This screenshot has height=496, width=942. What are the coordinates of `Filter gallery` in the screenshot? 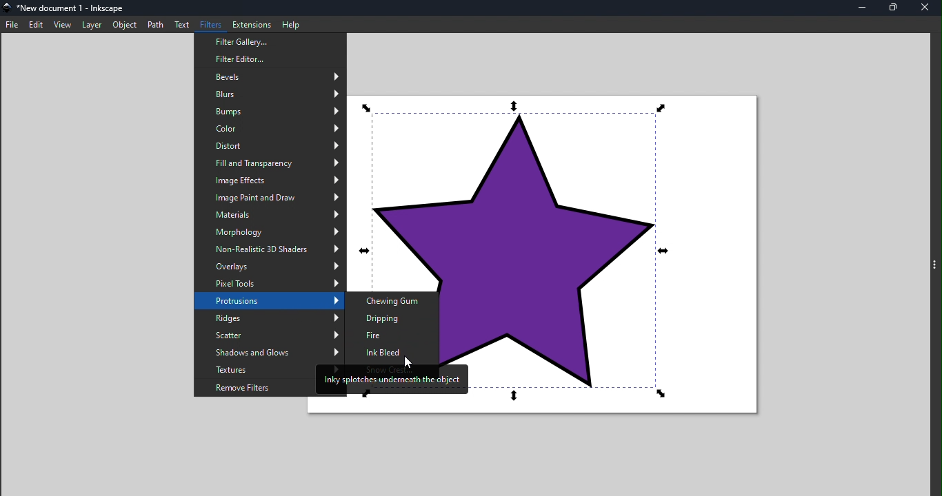 It's located at (269, 43).